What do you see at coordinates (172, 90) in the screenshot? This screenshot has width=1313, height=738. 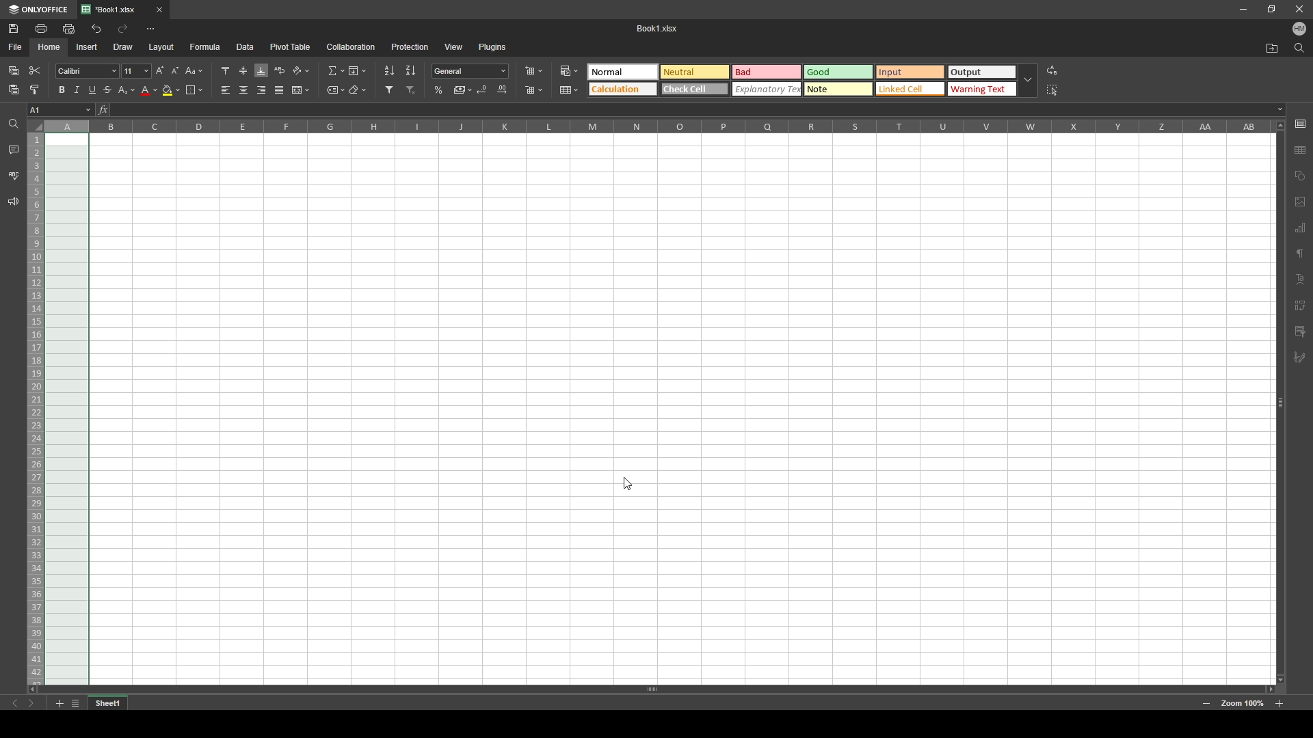 I see `fill color` at bounding box center [172, 90].